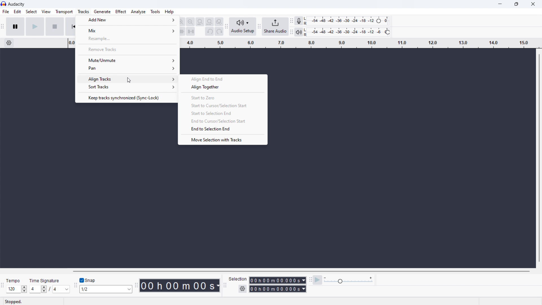 The height and width of the screenshot is (305, 542). Describe the element at coordinates (106, 289) in the screenshot. I see `select snapping` at that location.